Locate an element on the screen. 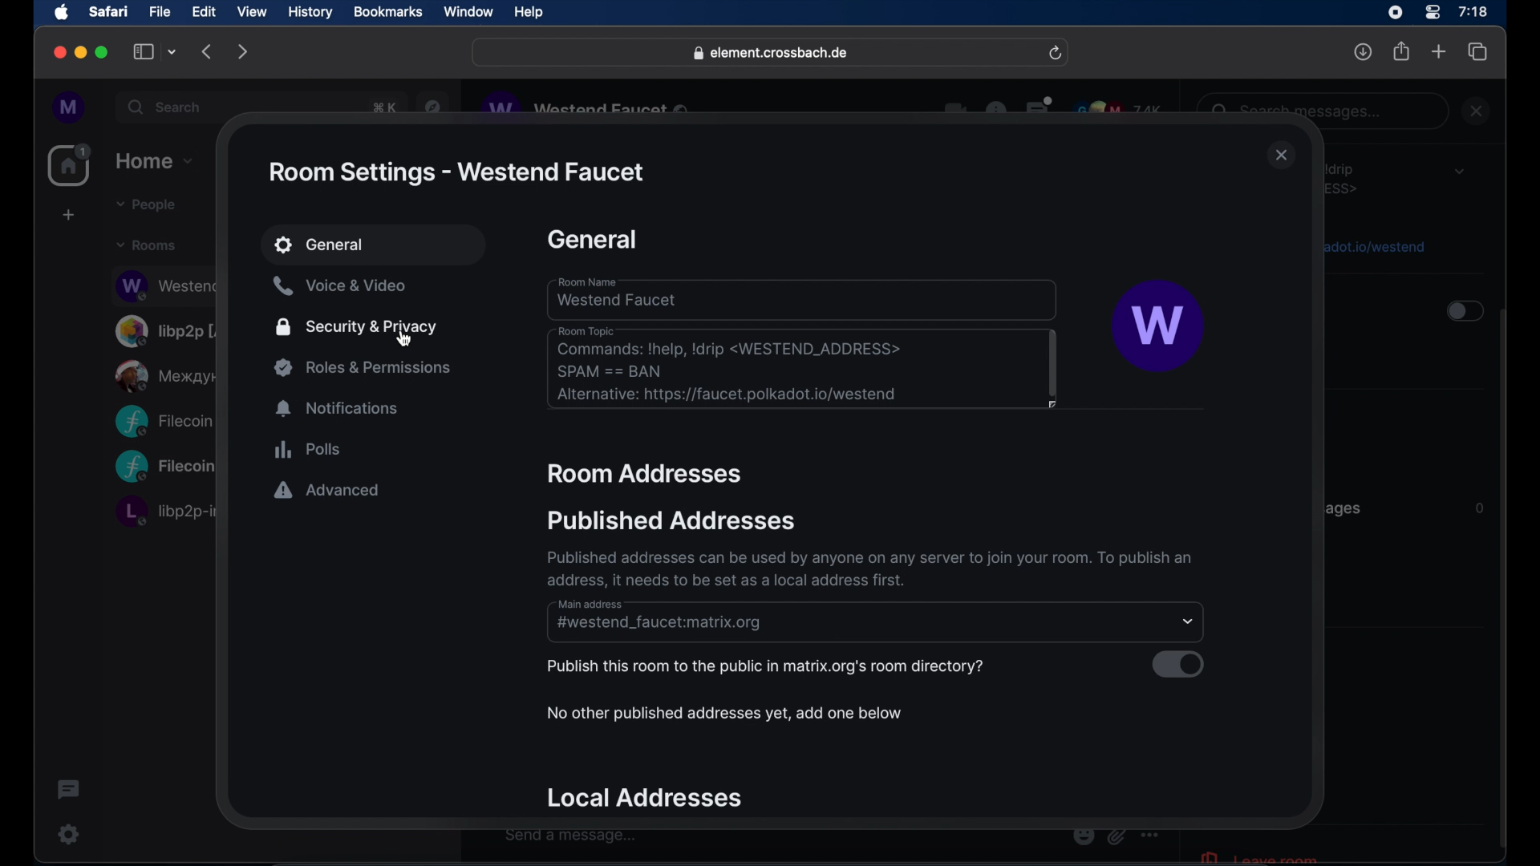 The image size is (1540, 866). close is located at coordinates (1282, 156).